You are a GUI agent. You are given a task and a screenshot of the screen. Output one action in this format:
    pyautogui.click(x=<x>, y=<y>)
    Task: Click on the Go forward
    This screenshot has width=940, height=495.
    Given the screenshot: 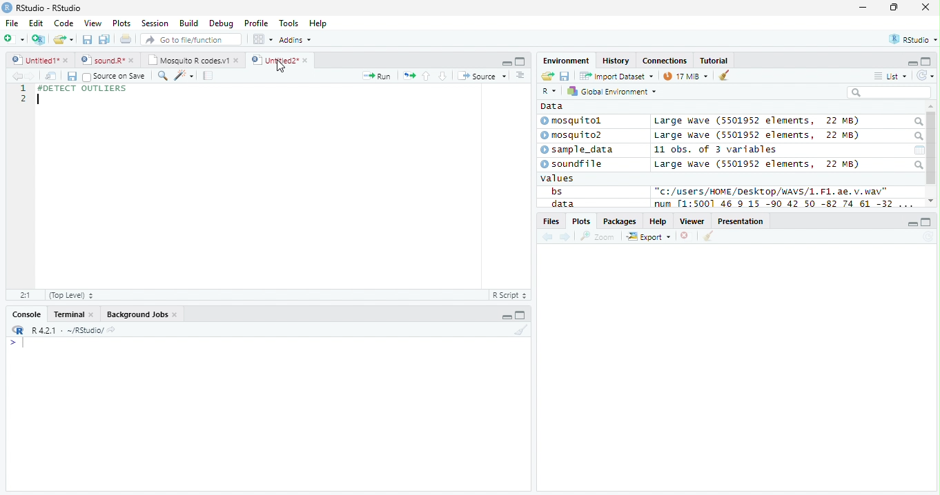 What is the action you would take?
    pyautogui.click(x=30, y=76)
    